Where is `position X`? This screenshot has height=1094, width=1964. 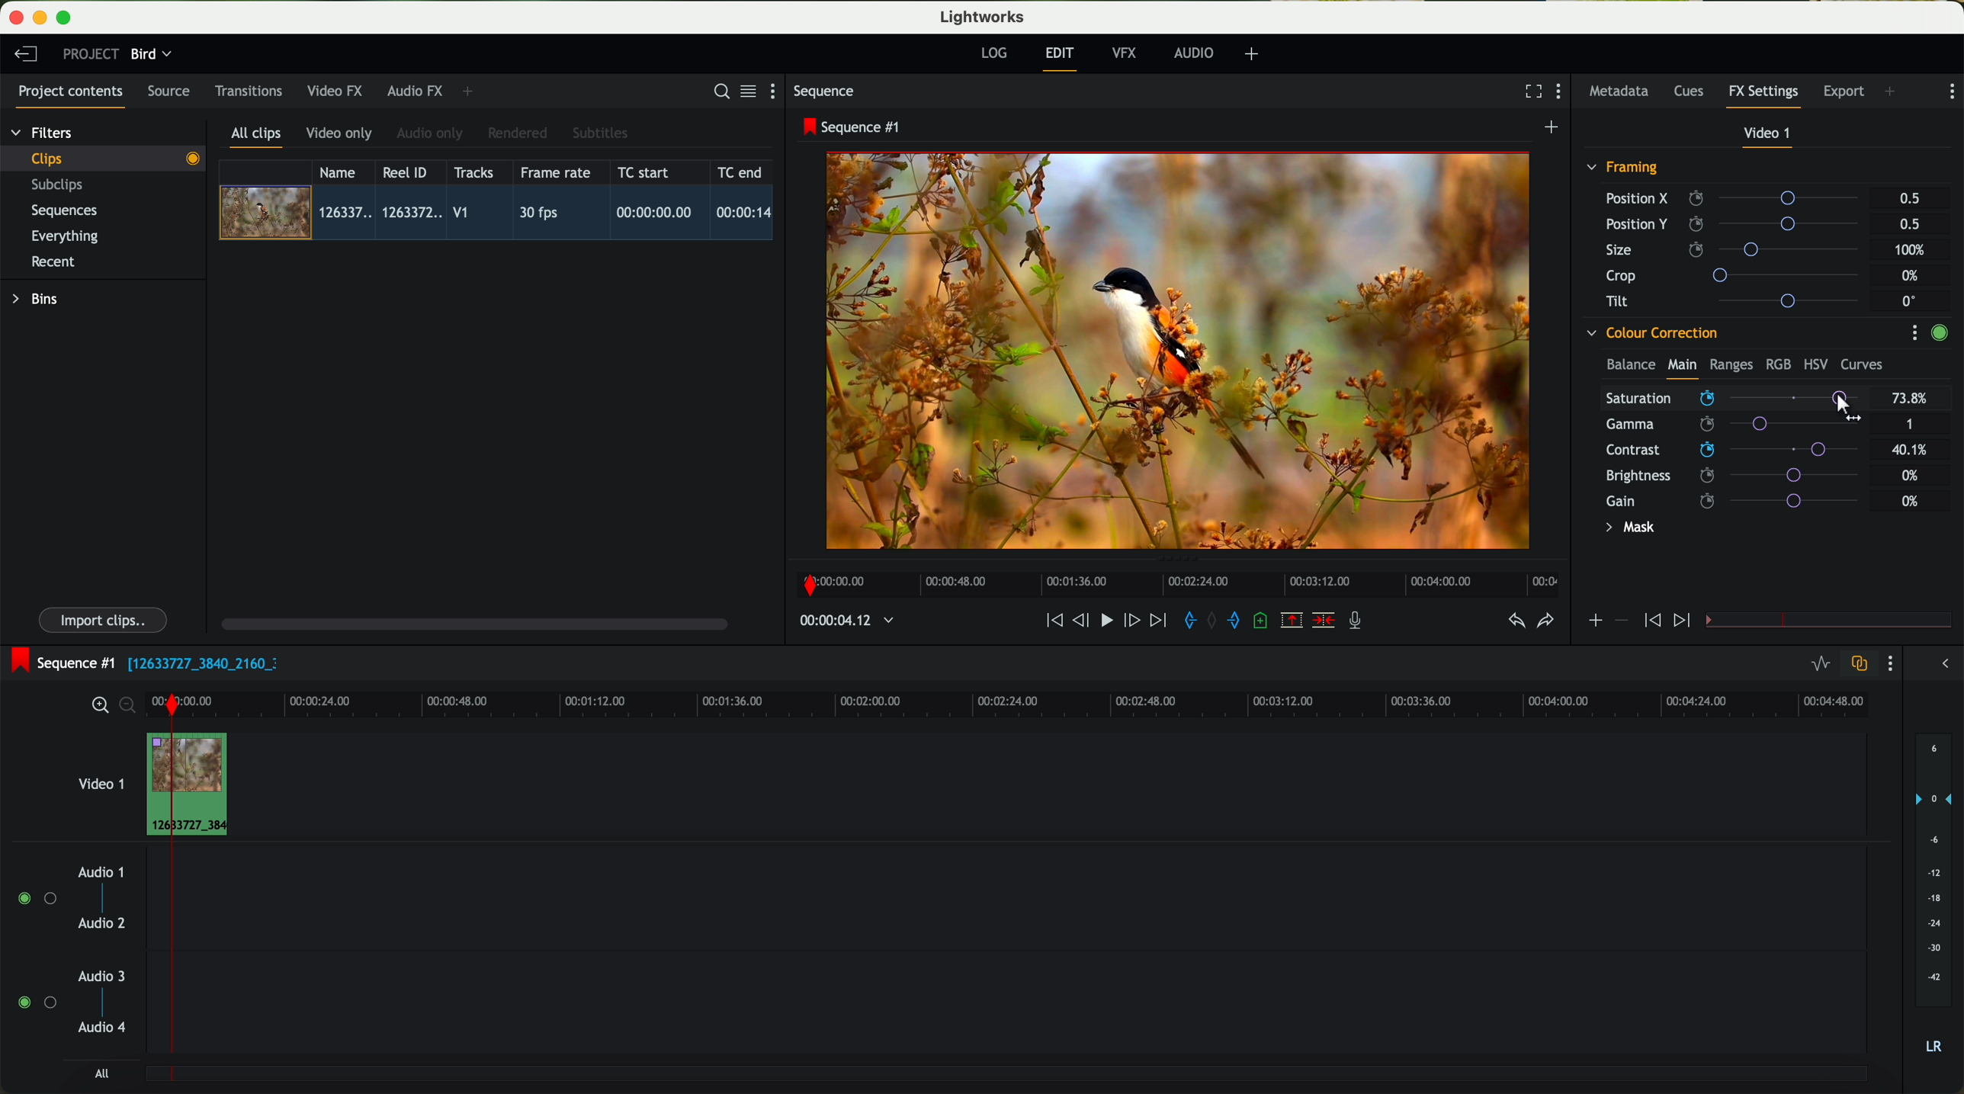
position X is located at coordinates (1738, 198).